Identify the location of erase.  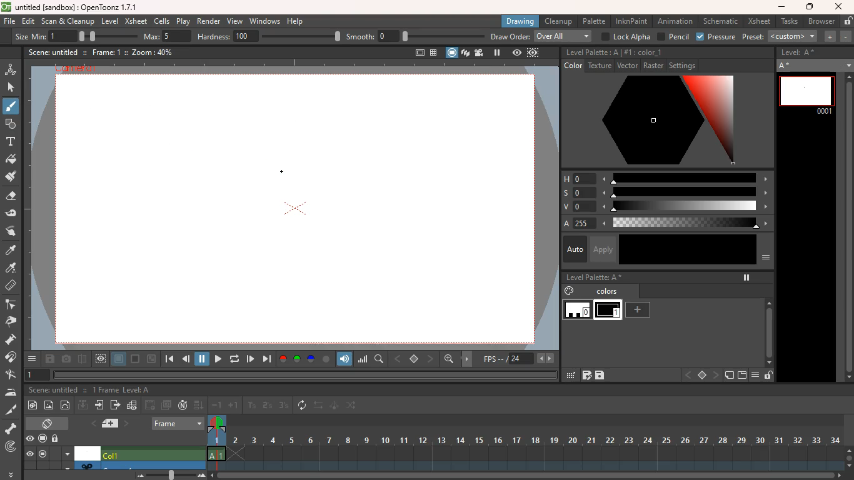
(12, 199).